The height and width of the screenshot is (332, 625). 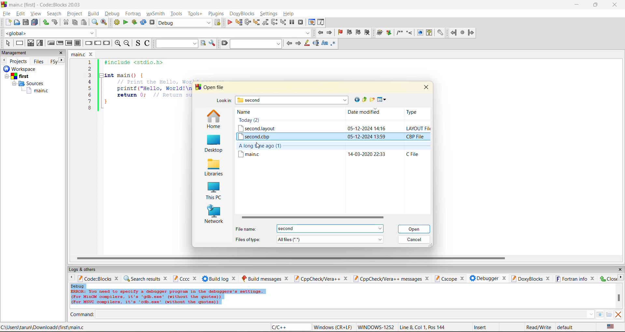 What do you see at coordinates (118, 278) in the screenshot?
I see `close` at bounding box center [118, 278].